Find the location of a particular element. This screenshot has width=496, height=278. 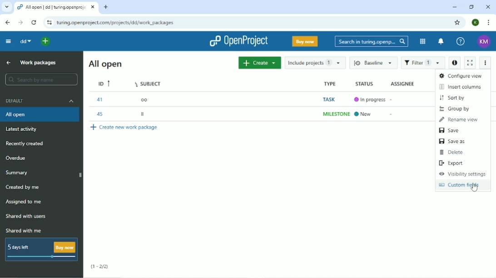

Buy now is located at coordinates (305, 41).